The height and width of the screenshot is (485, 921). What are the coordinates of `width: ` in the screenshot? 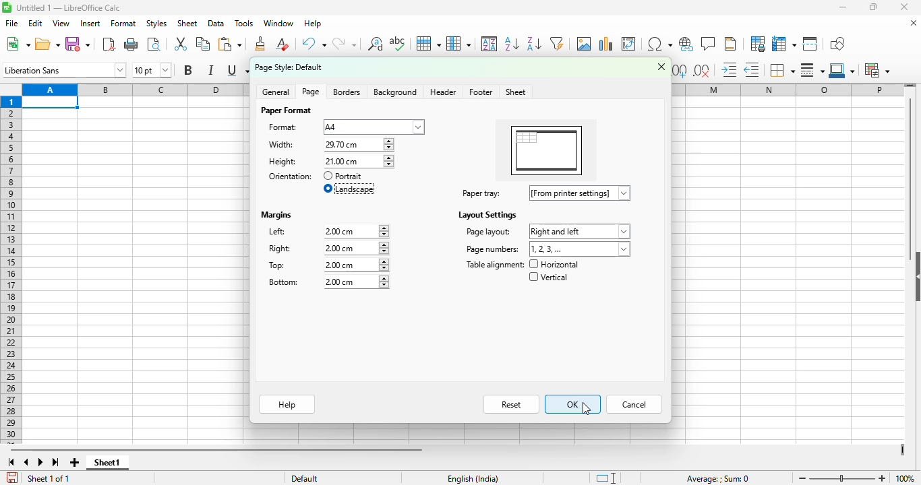 It's located at (281, 144).